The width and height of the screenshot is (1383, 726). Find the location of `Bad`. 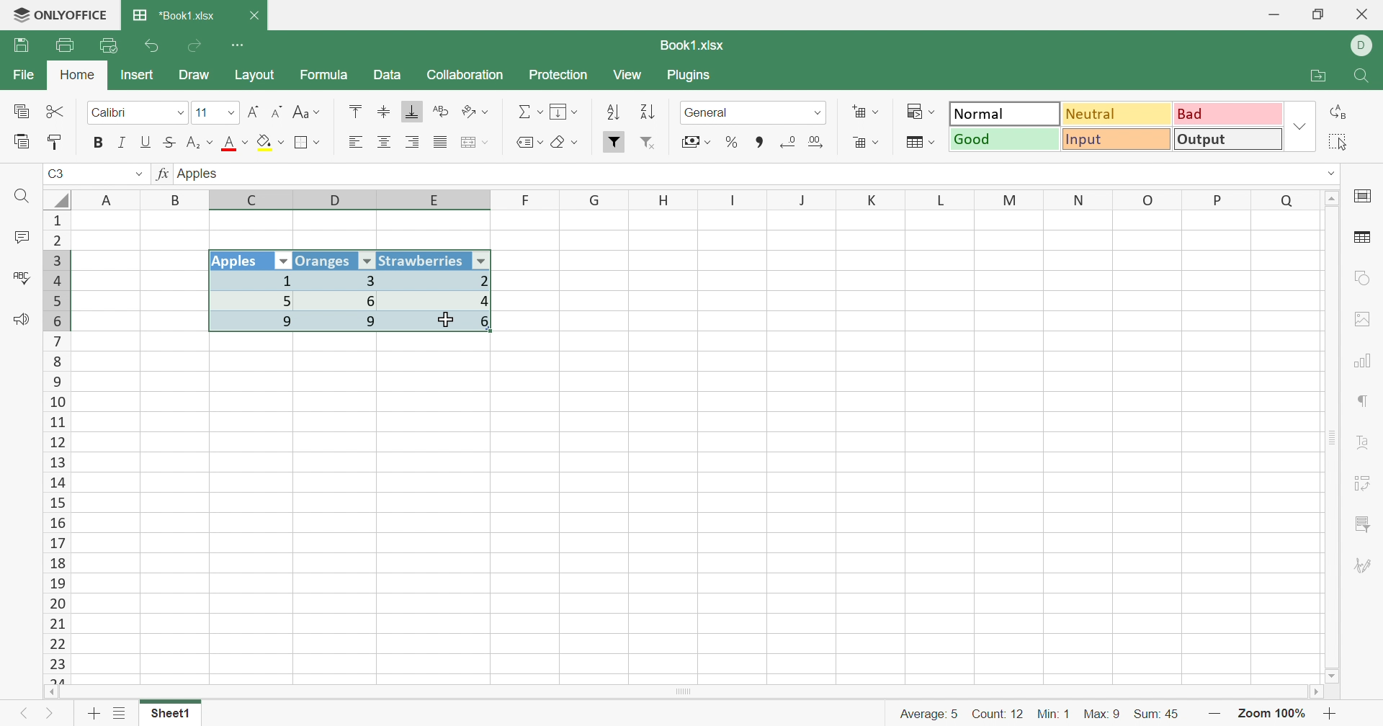

Bad is located at coordinates (1225, 114).